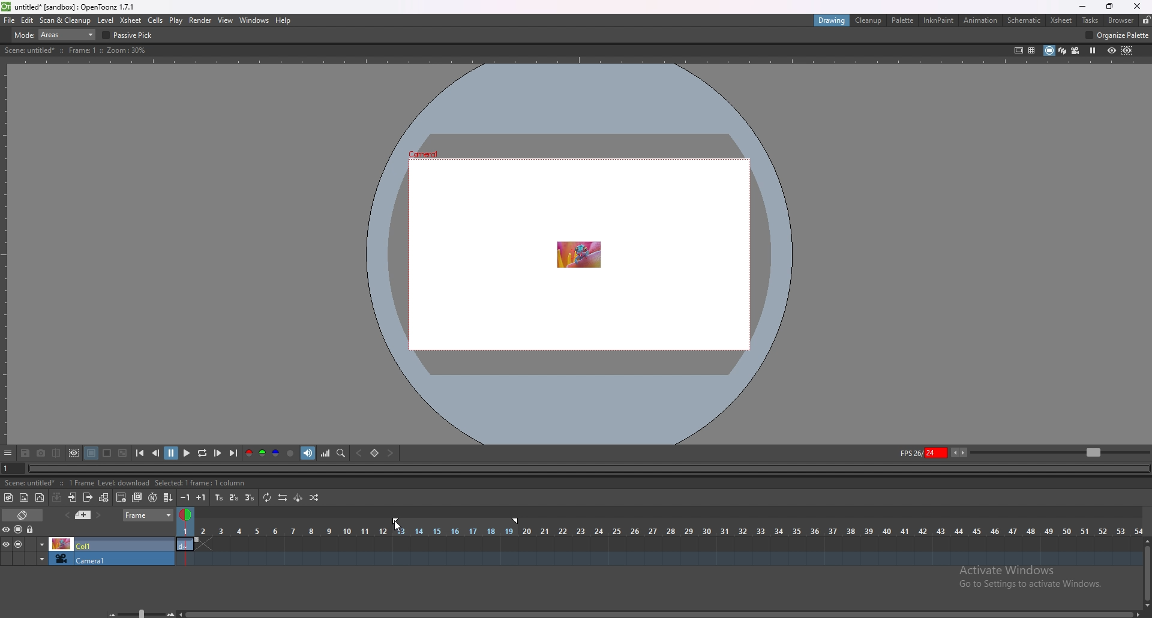 The image size is (1152, 618). I want to click on reframe on 3s, so click(250, 497).